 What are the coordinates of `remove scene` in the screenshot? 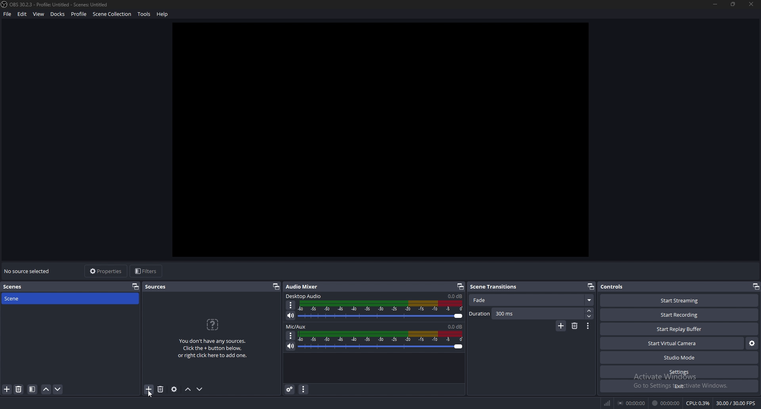 It's located at (19, 390).